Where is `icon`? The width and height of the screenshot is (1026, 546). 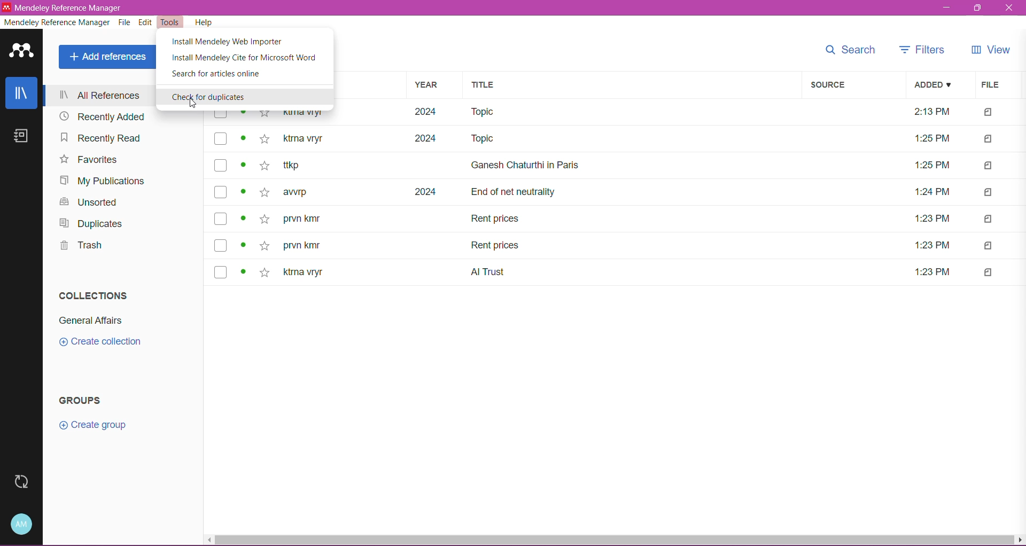
icon is located at coordinates (6, 7).